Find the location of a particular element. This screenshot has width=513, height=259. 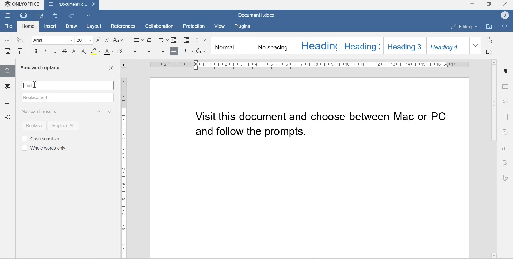

No search results is located at coordinates (41, 111).